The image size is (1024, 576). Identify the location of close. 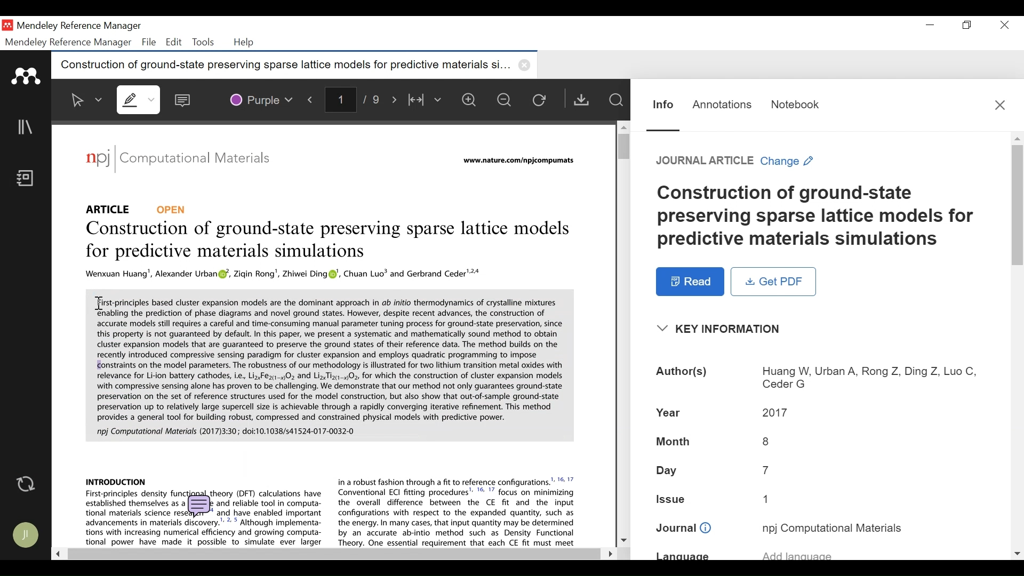
(526, 65).